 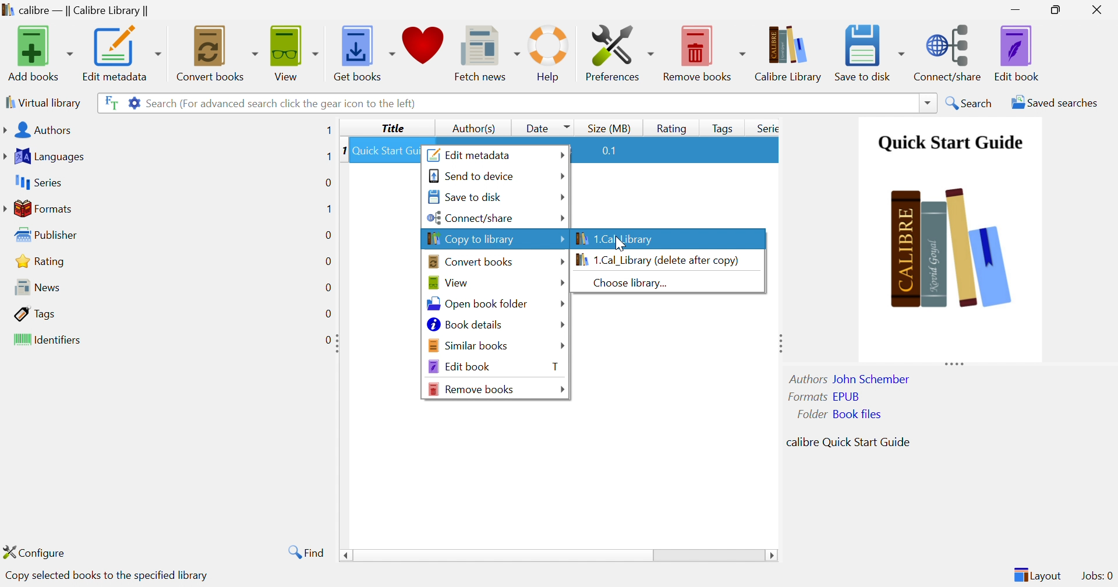 I want to click on Copy to library, so click(x=471, y=238).